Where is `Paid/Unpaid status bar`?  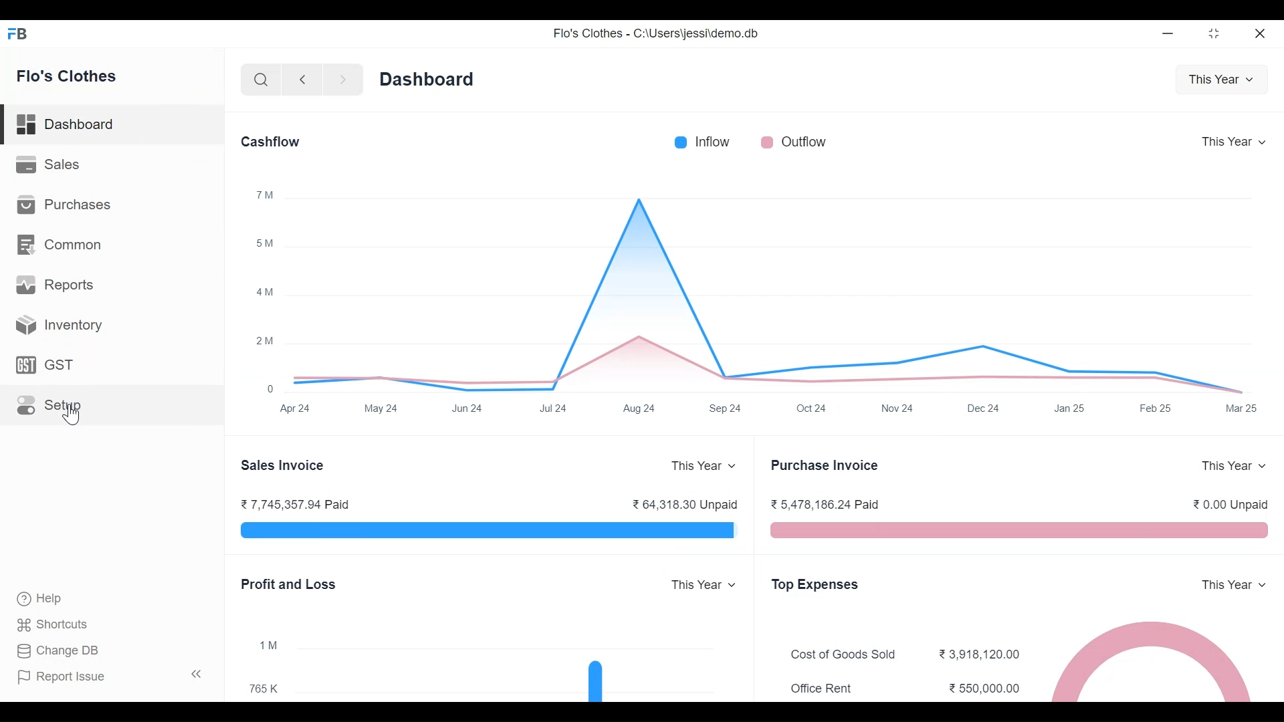
Paid/Unpaid status bar is located at coordinates (1020, 533).